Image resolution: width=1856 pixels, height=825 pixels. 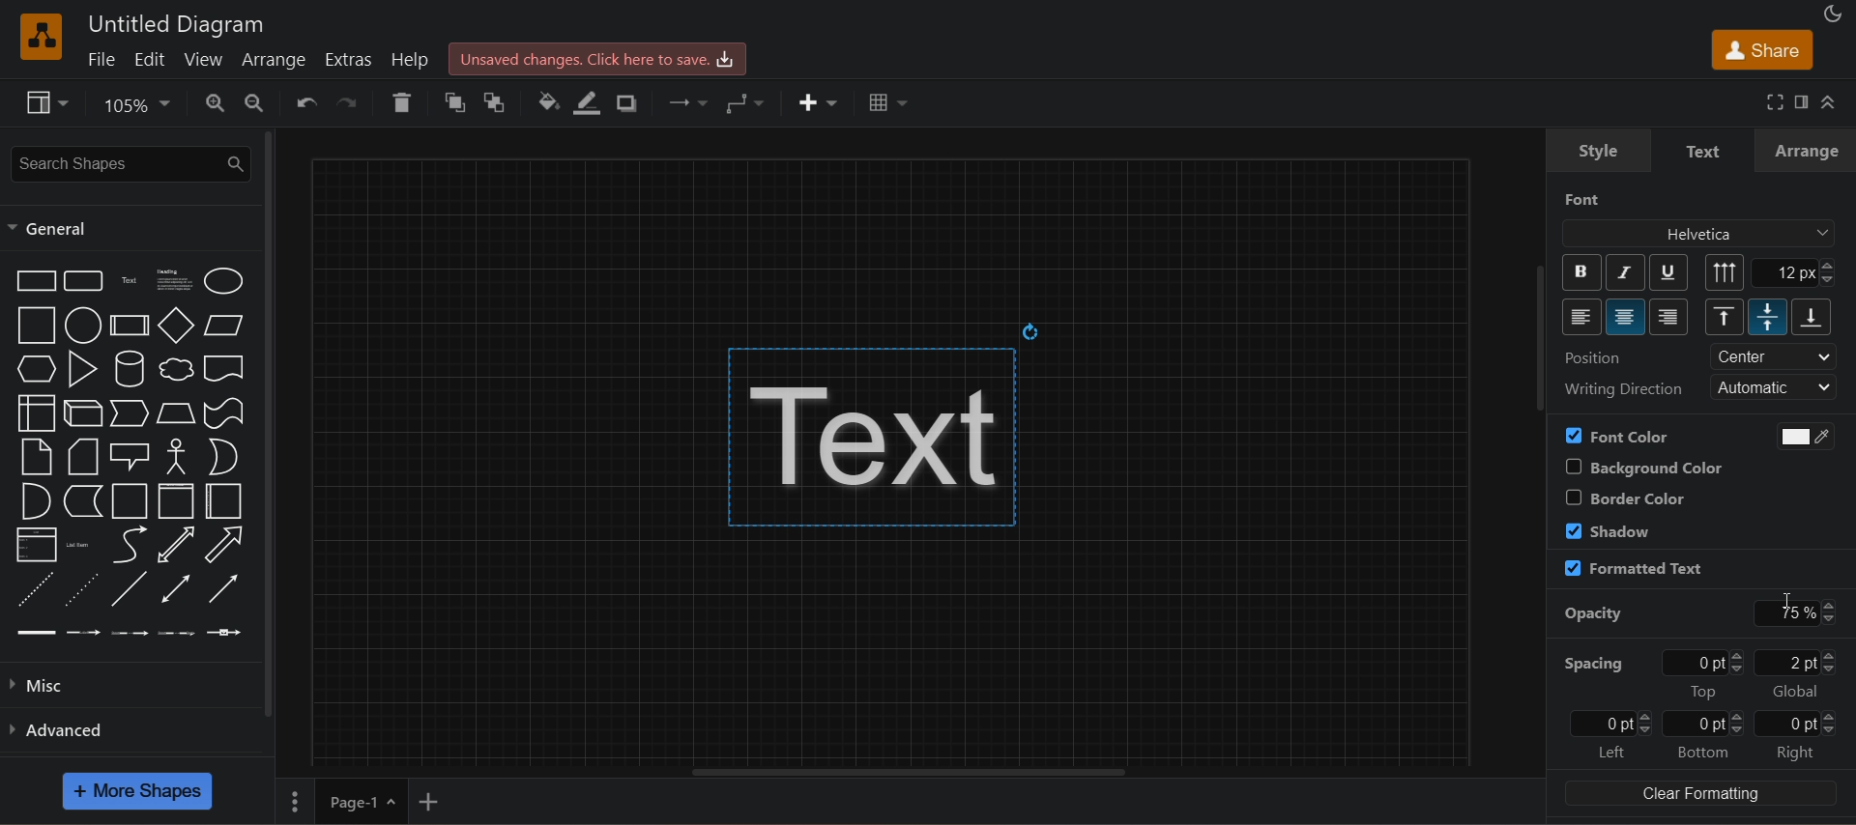 I want to click on square, so click(x=35, y=326).